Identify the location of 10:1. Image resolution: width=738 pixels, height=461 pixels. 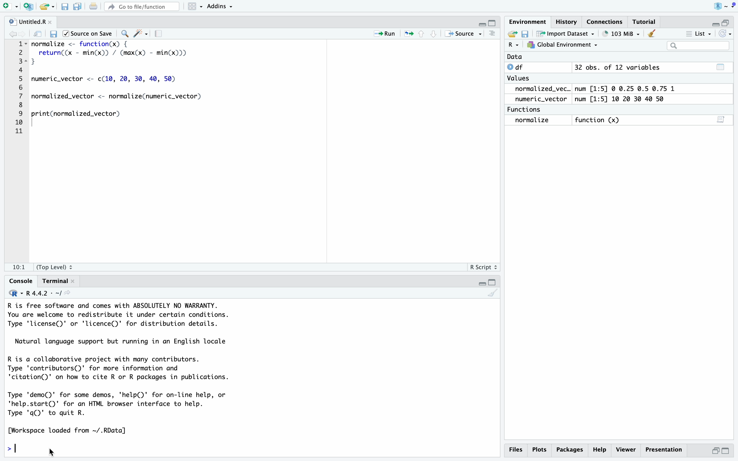
(19, 265).